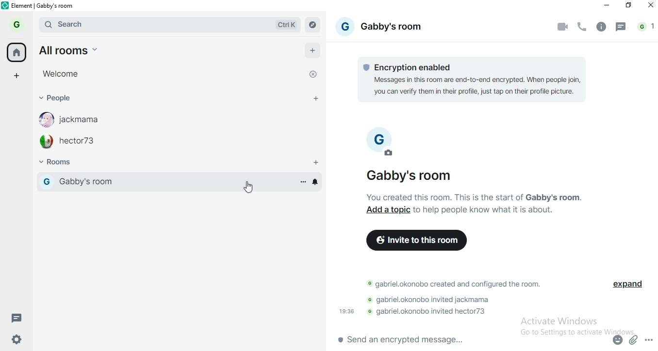  What do you see at coordinates (607, 7) in the screenshot?
I see `minimise` at bounding box center [607, 7].